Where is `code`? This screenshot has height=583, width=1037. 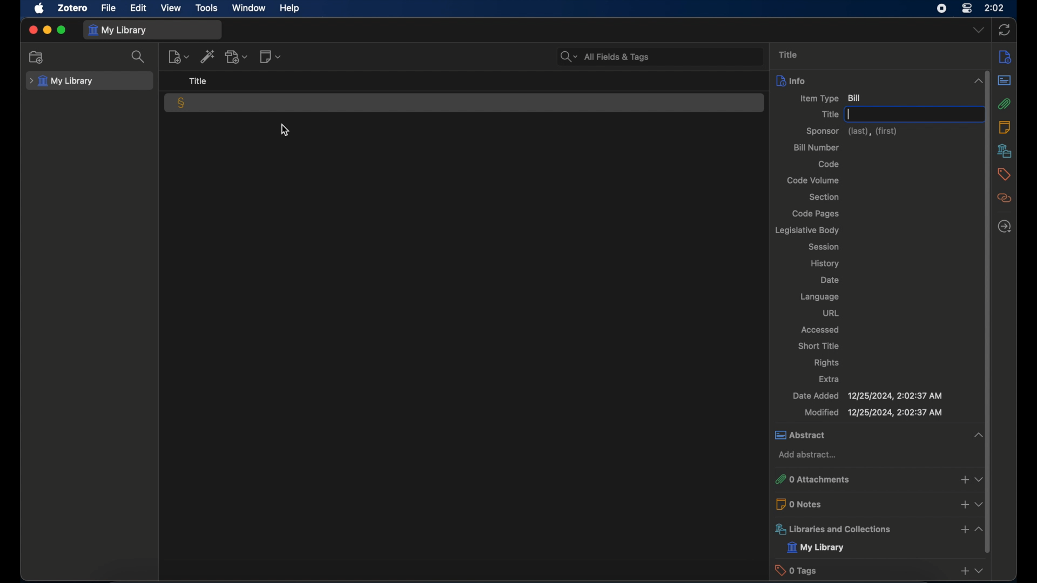 code is located at coordinates (829, 164).